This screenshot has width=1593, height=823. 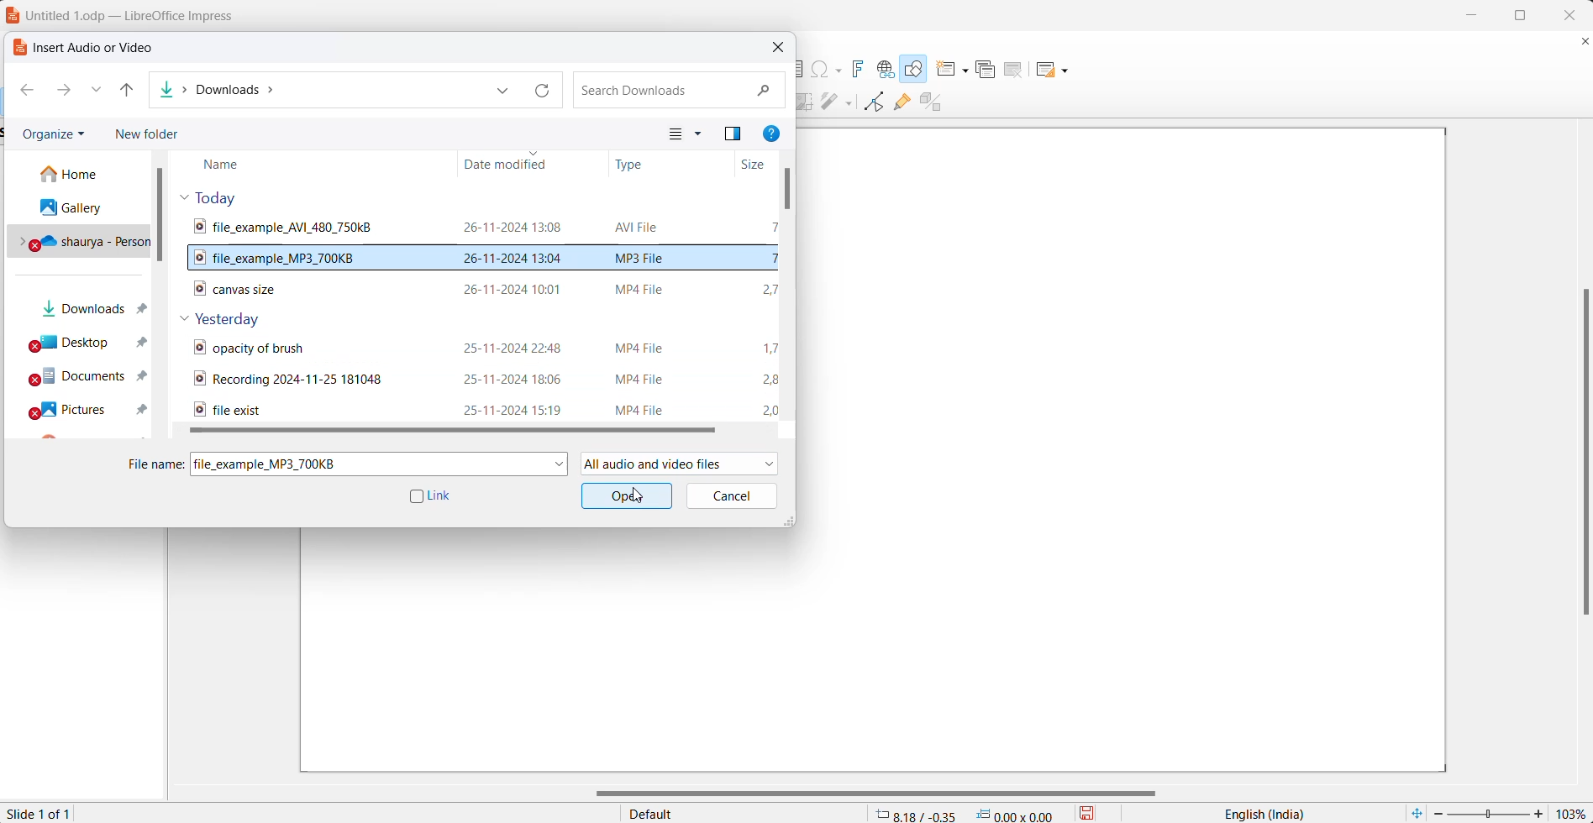 I want to click on fit current slide to windows, so click(x=1417, y=812).